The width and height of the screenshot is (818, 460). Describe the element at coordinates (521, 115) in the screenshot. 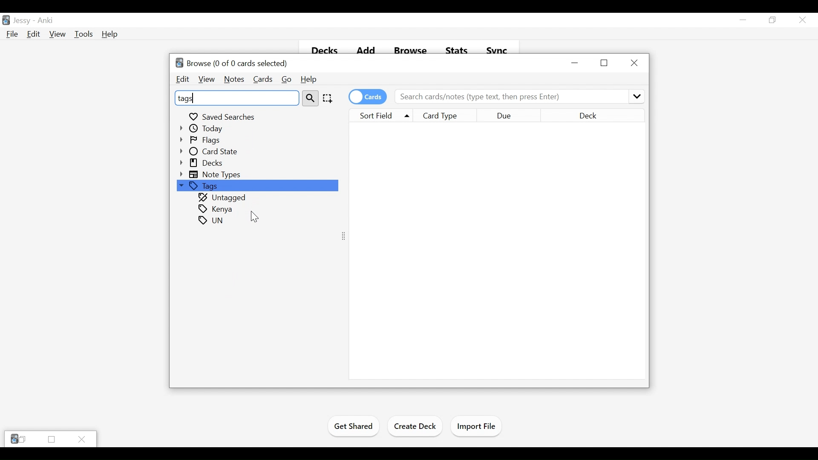

I see `Due` at that location.